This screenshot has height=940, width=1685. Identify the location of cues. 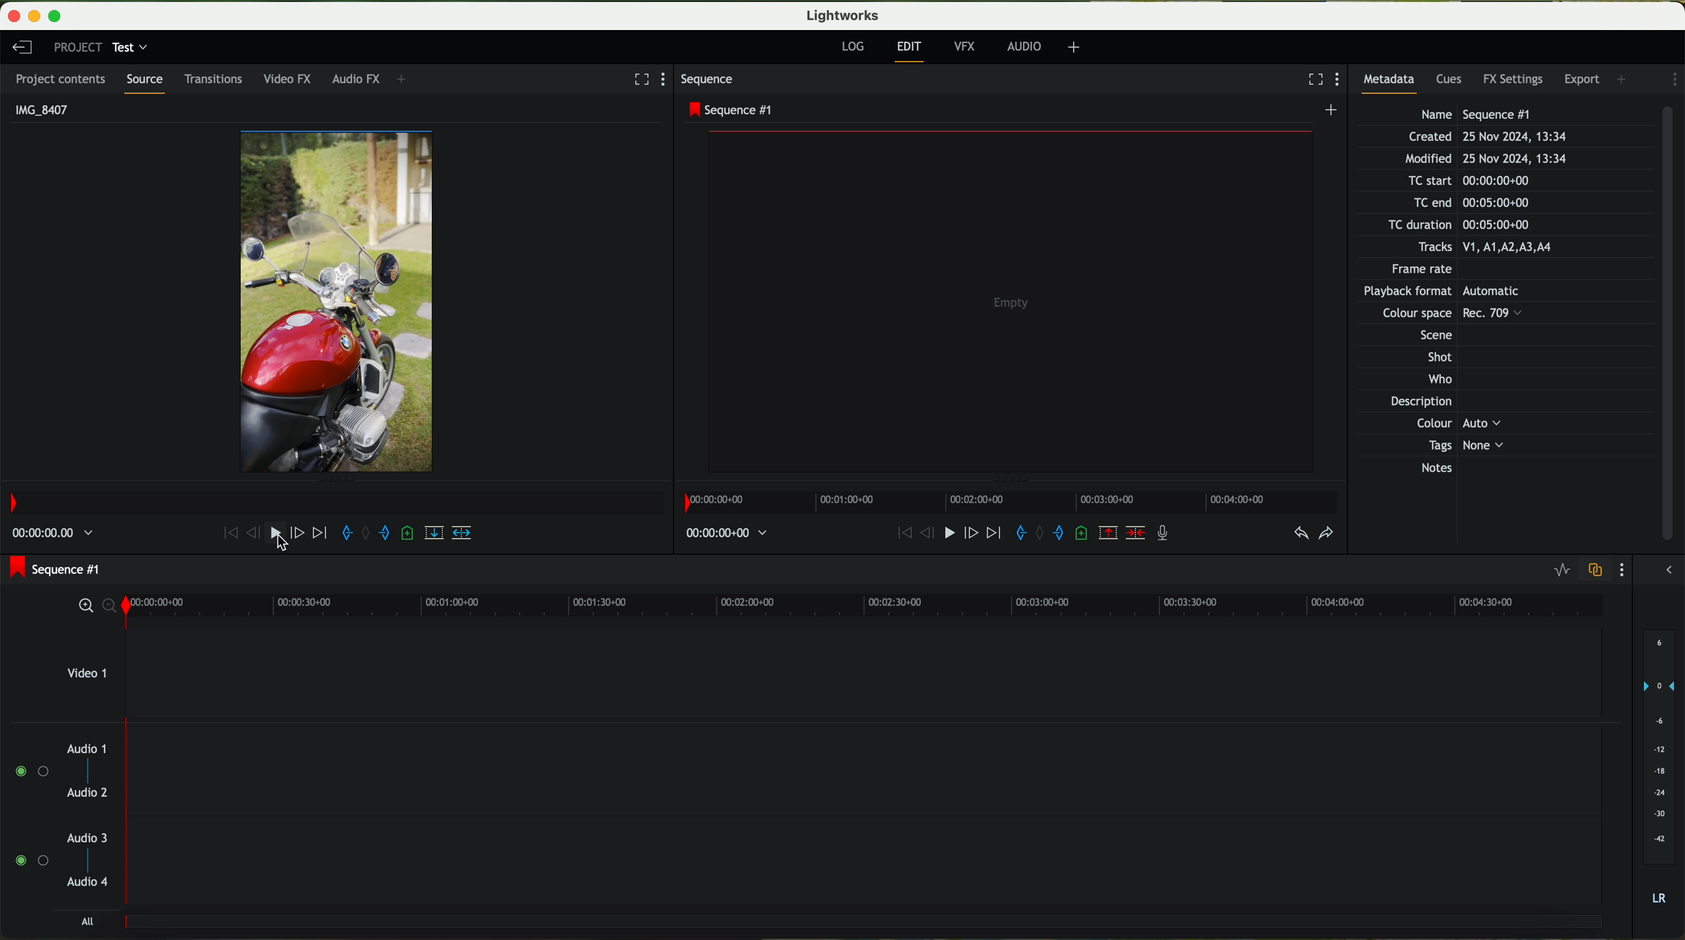
(1451, 81).